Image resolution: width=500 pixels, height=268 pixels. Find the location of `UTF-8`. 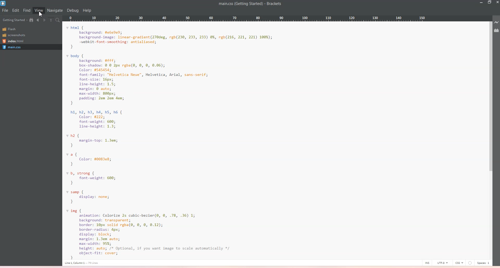

UTF-8 is located at coordinates (442, 264).